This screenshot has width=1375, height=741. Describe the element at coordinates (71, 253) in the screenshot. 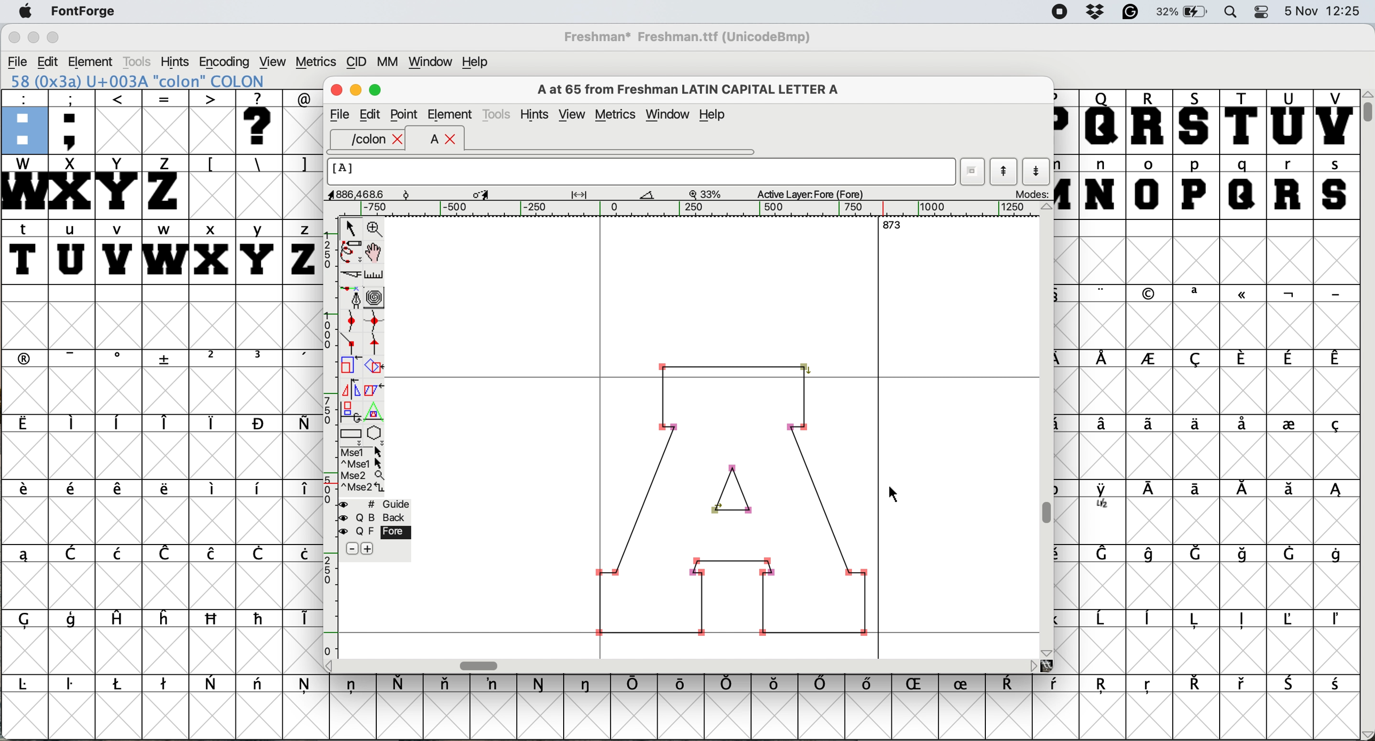

I see `u` at that location.